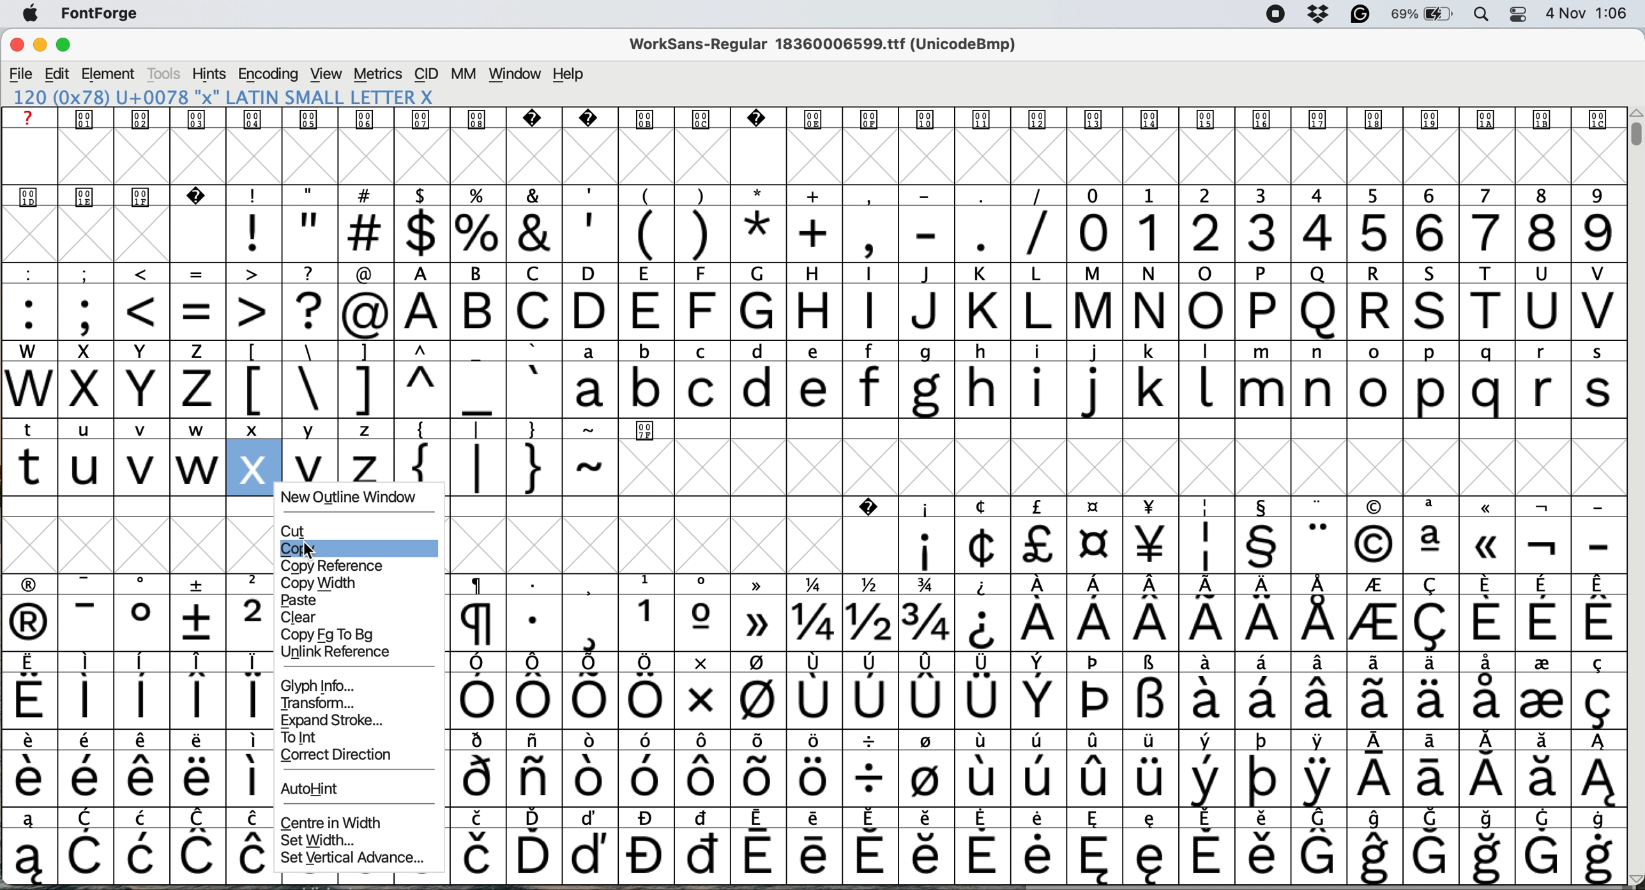  Describe the element at coordinates (253, 467) in the screenshot. I see `lower case x chosen` at that location.